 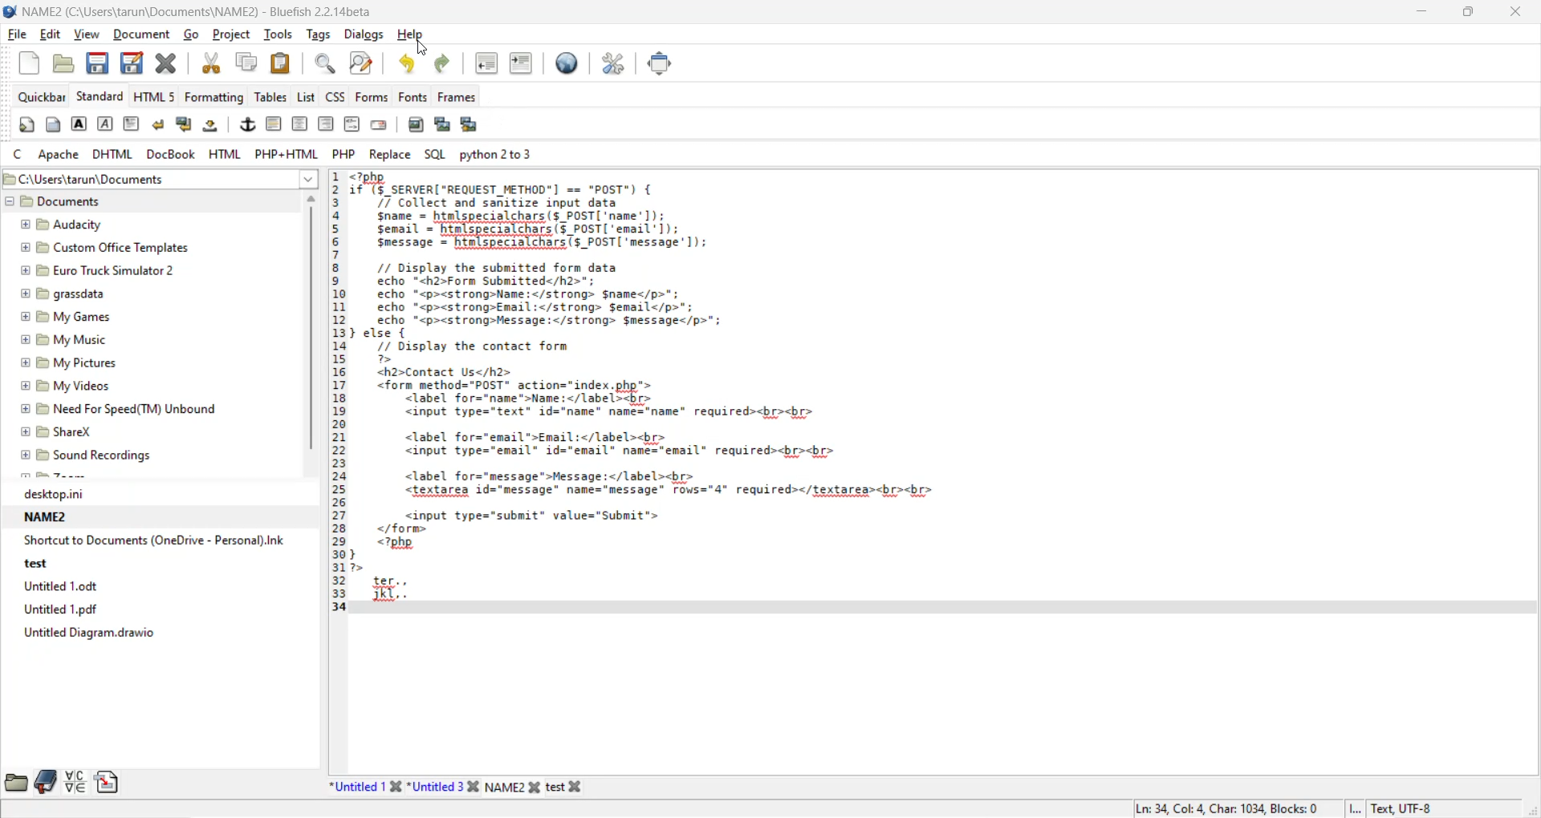 I want to click on python 2 to 3, so click(x=498, y=152).